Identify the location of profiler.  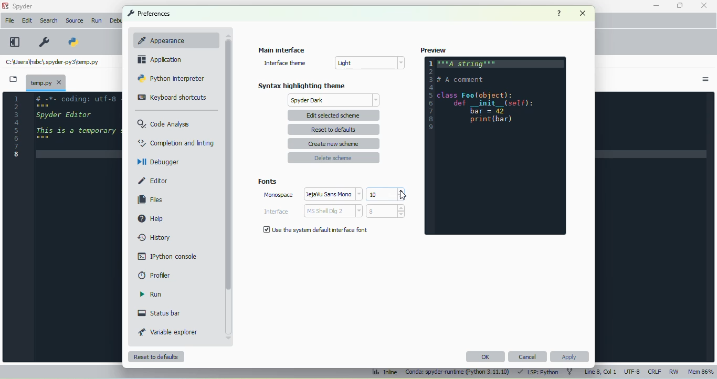
(155, 275).